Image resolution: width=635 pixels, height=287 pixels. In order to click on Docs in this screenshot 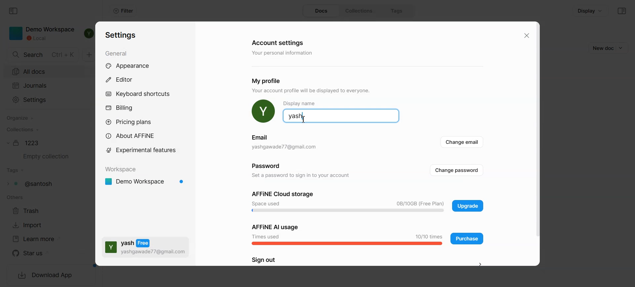, I will do `click(322, 11)`.